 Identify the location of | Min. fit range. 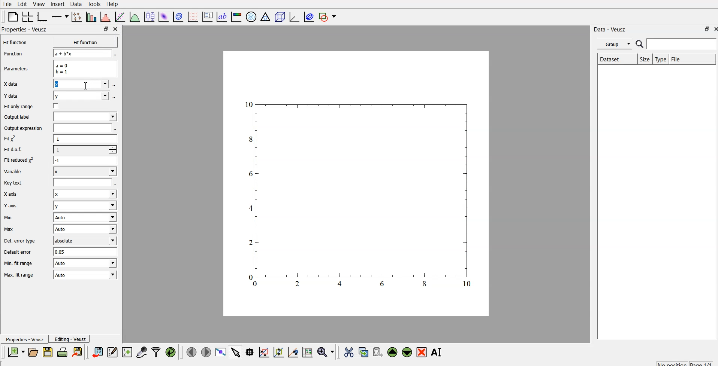
(18, 263).